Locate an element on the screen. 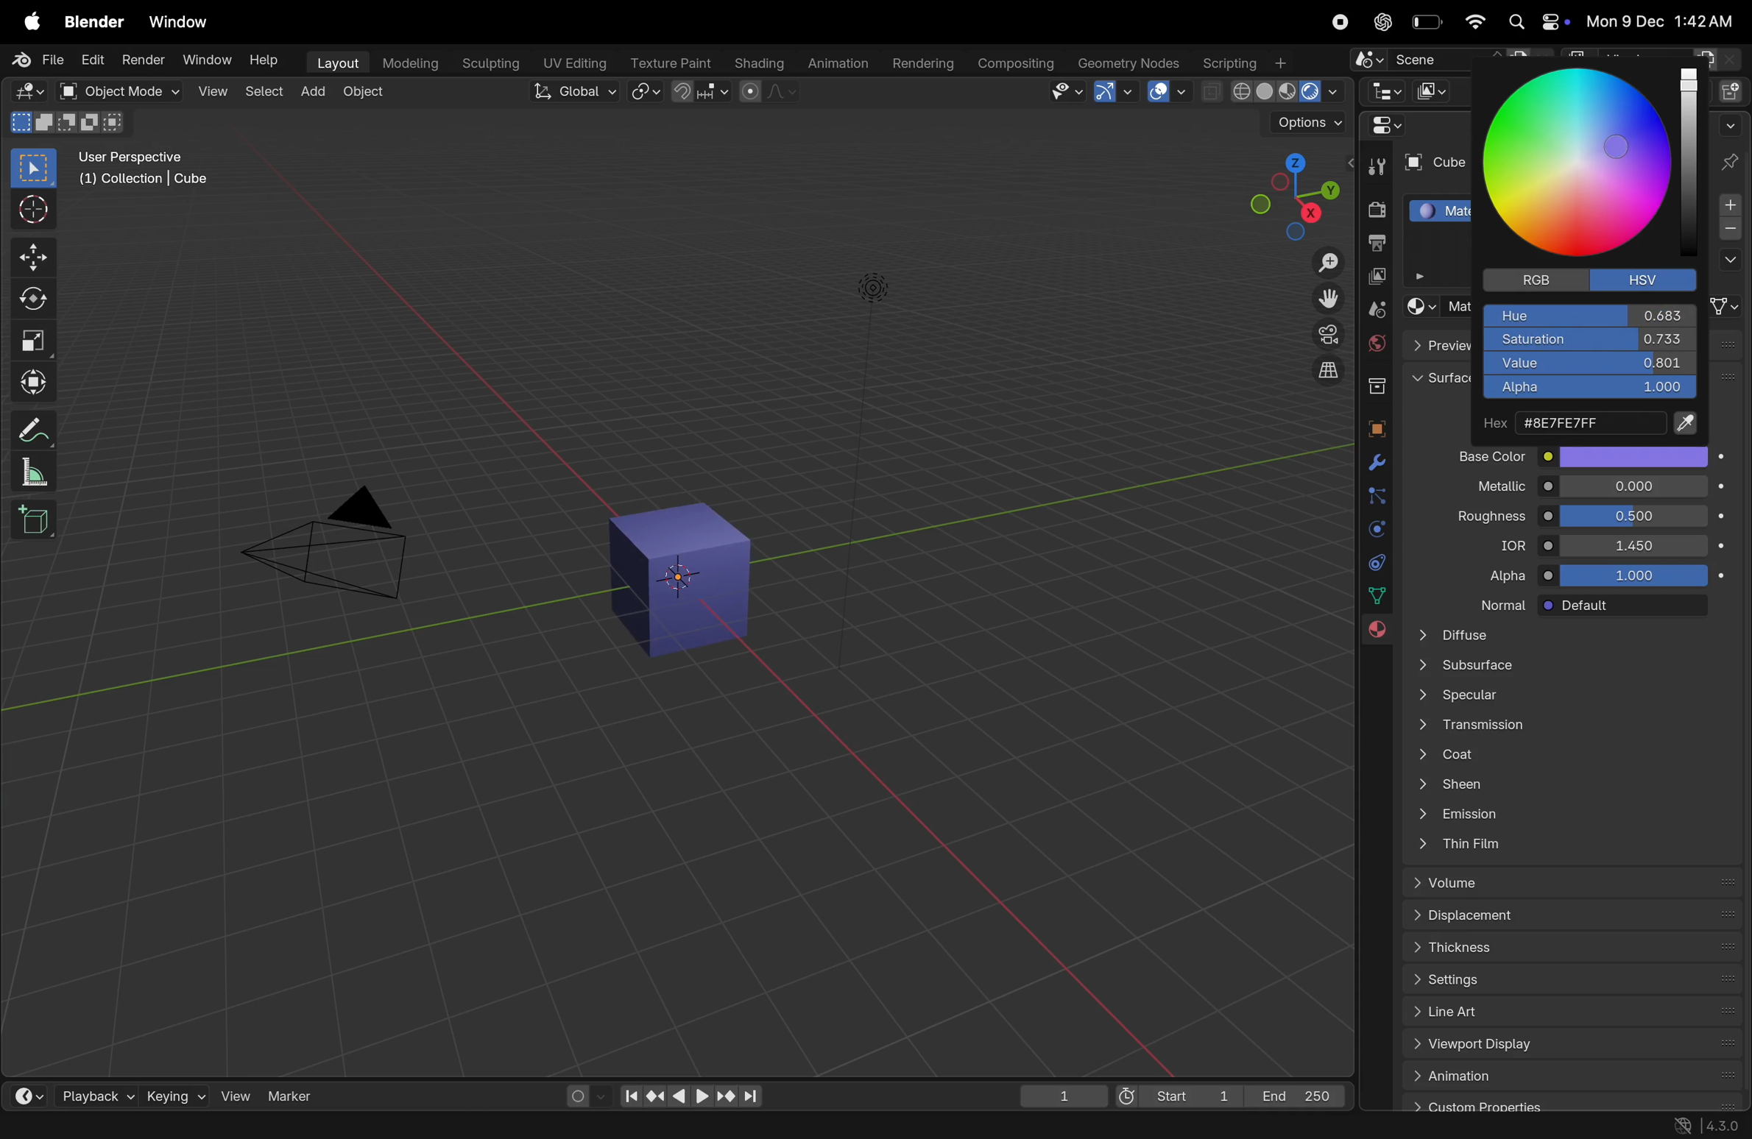 The width and height of the screenshot is (1752, 1139). apple menu is located at coordinates (29, 20).